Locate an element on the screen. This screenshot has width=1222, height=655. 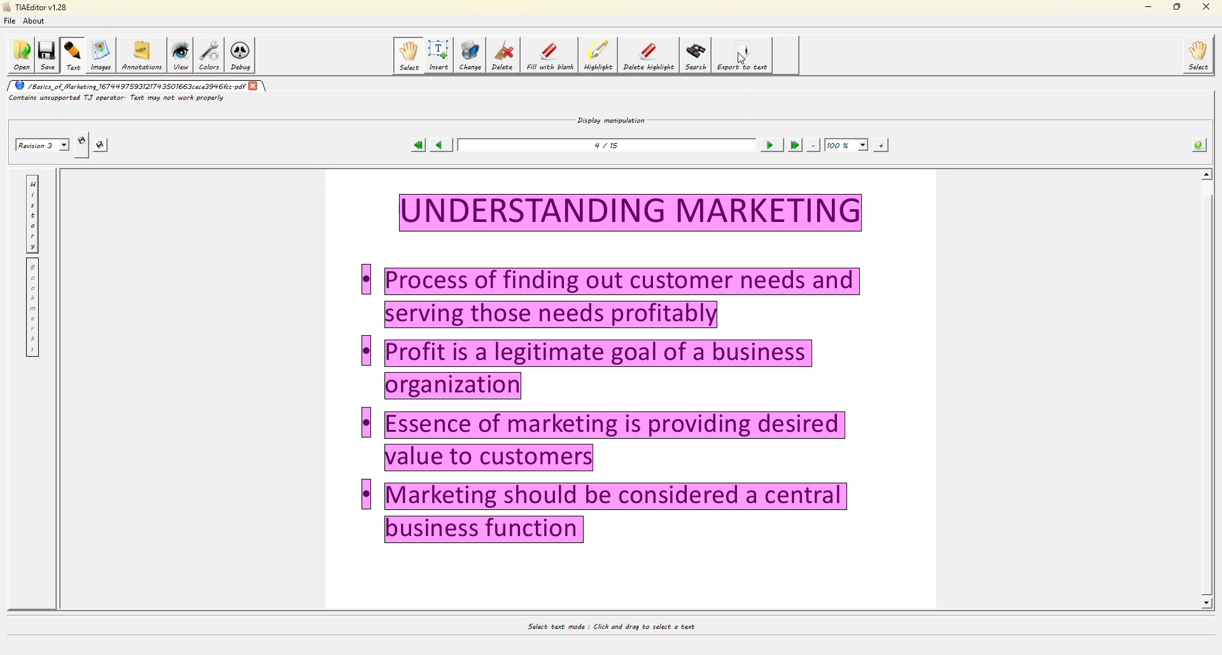
debug is located at coordinates (240, 55).